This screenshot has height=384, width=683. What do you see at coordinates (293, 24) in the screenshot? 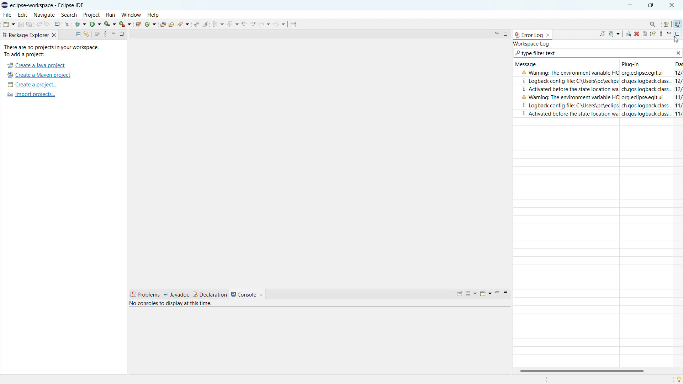
I see `pin editor` at bounding box center [293, 24].